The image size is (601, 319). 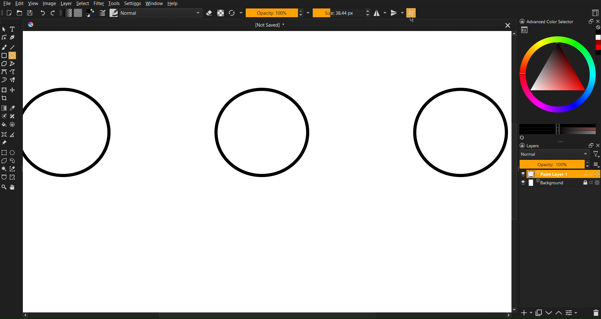 I want to click on Redo, so click(x=54, y=13).